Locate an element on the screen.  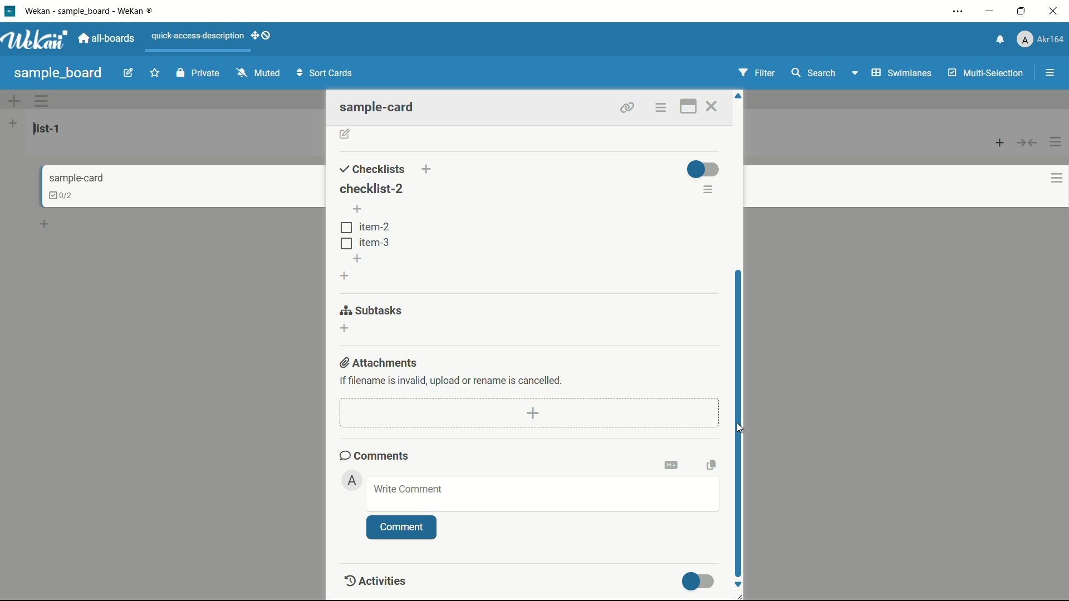
list actions is located at coordinates (1057, 141).